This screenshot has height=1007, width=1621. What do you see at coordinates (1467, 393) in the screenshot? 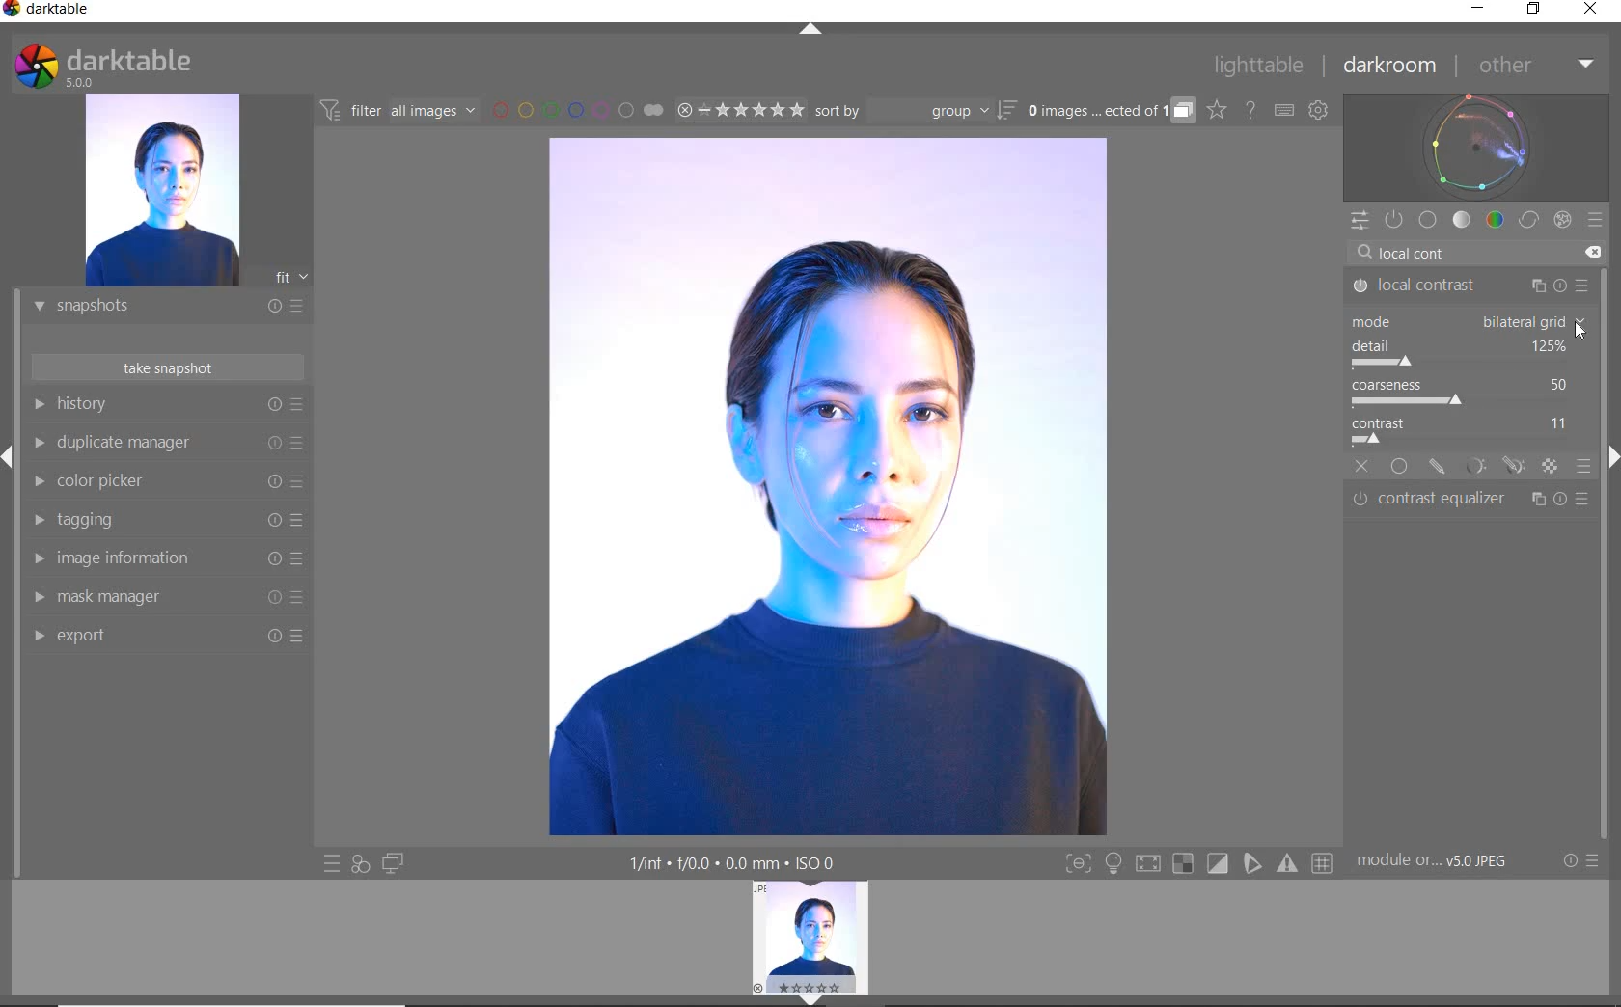
I see `coarseness` at bounding box center [1467, 393].